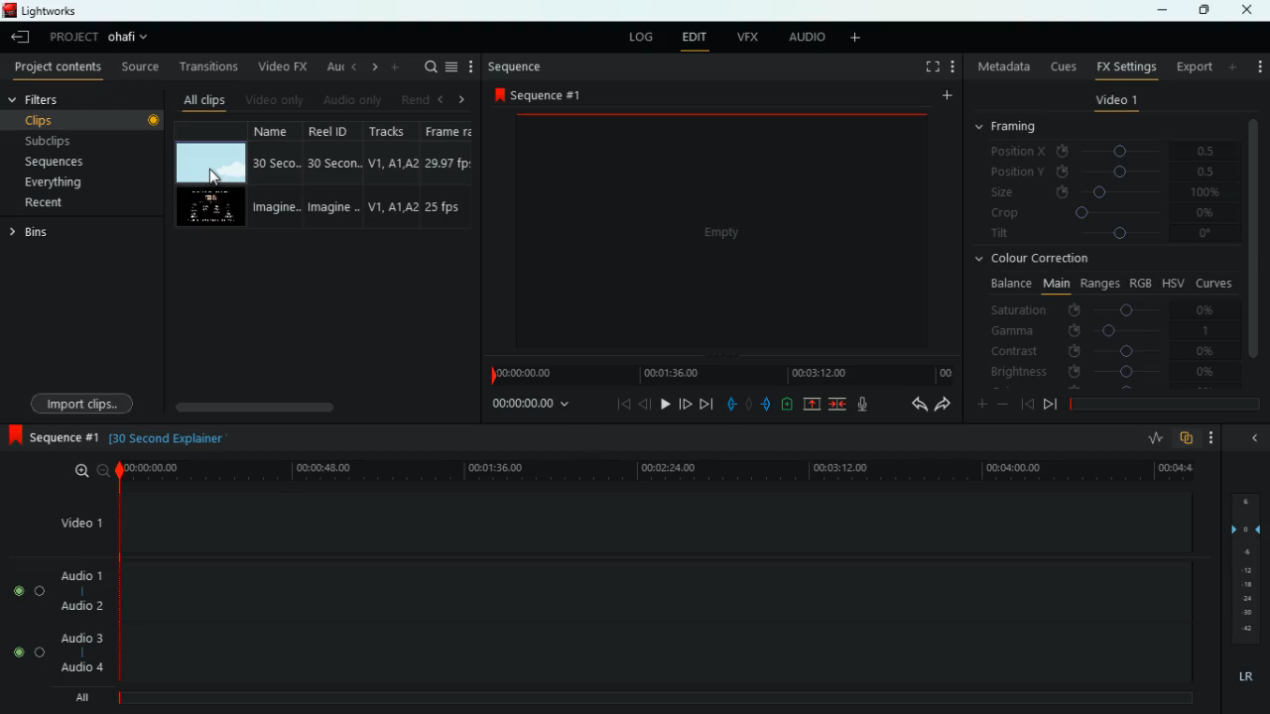 Image resolution: width=1270 pixels, height=714 pixels. I want to click on name, so click(274, 176).